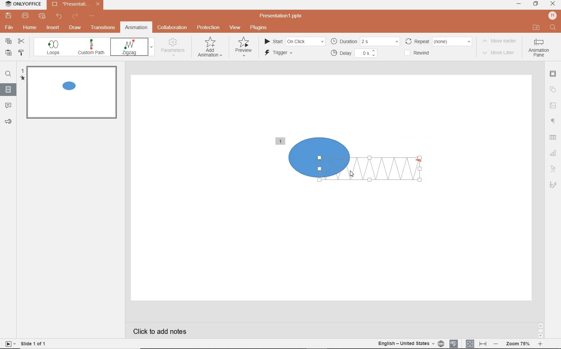  Describe the element at coordinates (9, 106) in the screenshot. I see `comments` at that location.